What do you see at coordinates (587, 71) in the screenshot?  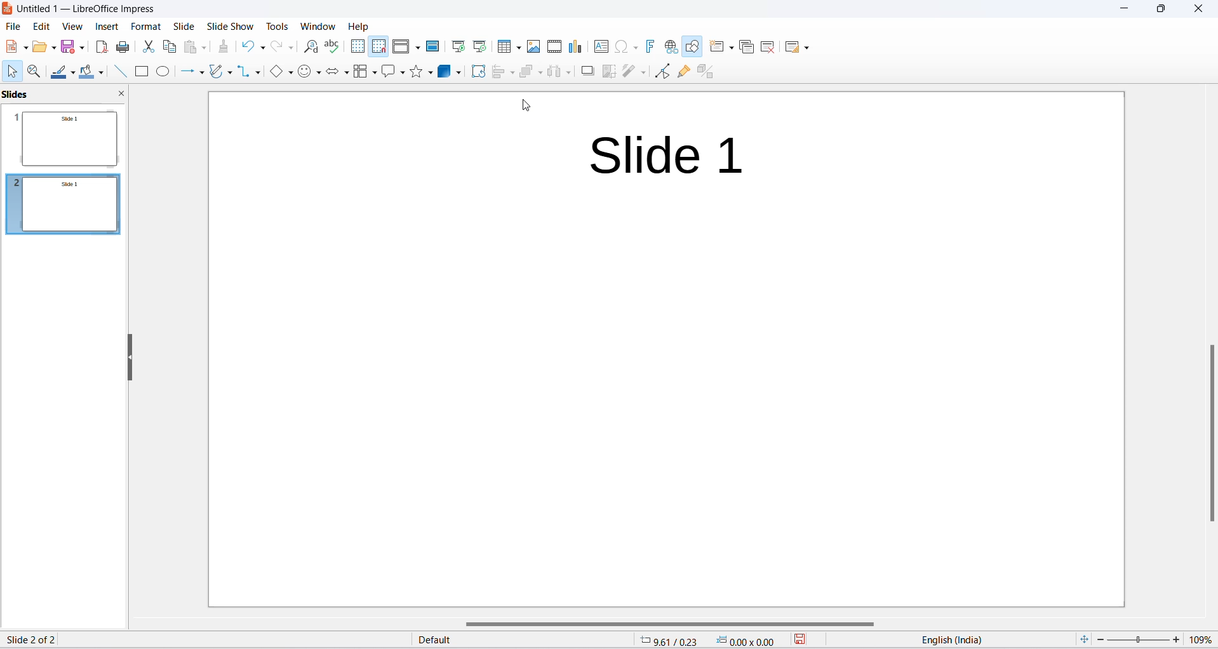 I see `Shadow` at bounding box center [587, 71].